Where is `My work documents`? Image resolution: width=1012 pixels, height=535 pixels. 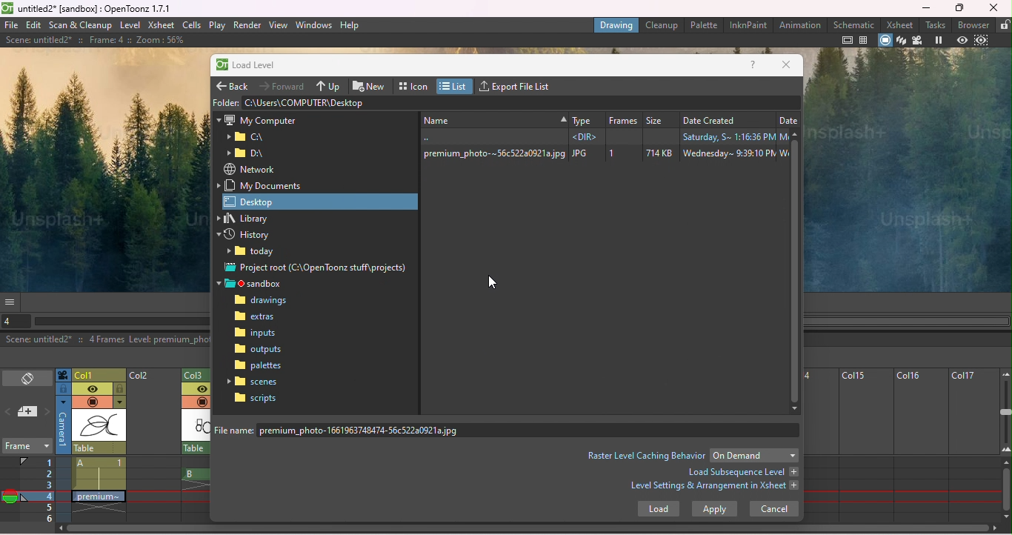 My work documents is located at coordinates (264, 185).